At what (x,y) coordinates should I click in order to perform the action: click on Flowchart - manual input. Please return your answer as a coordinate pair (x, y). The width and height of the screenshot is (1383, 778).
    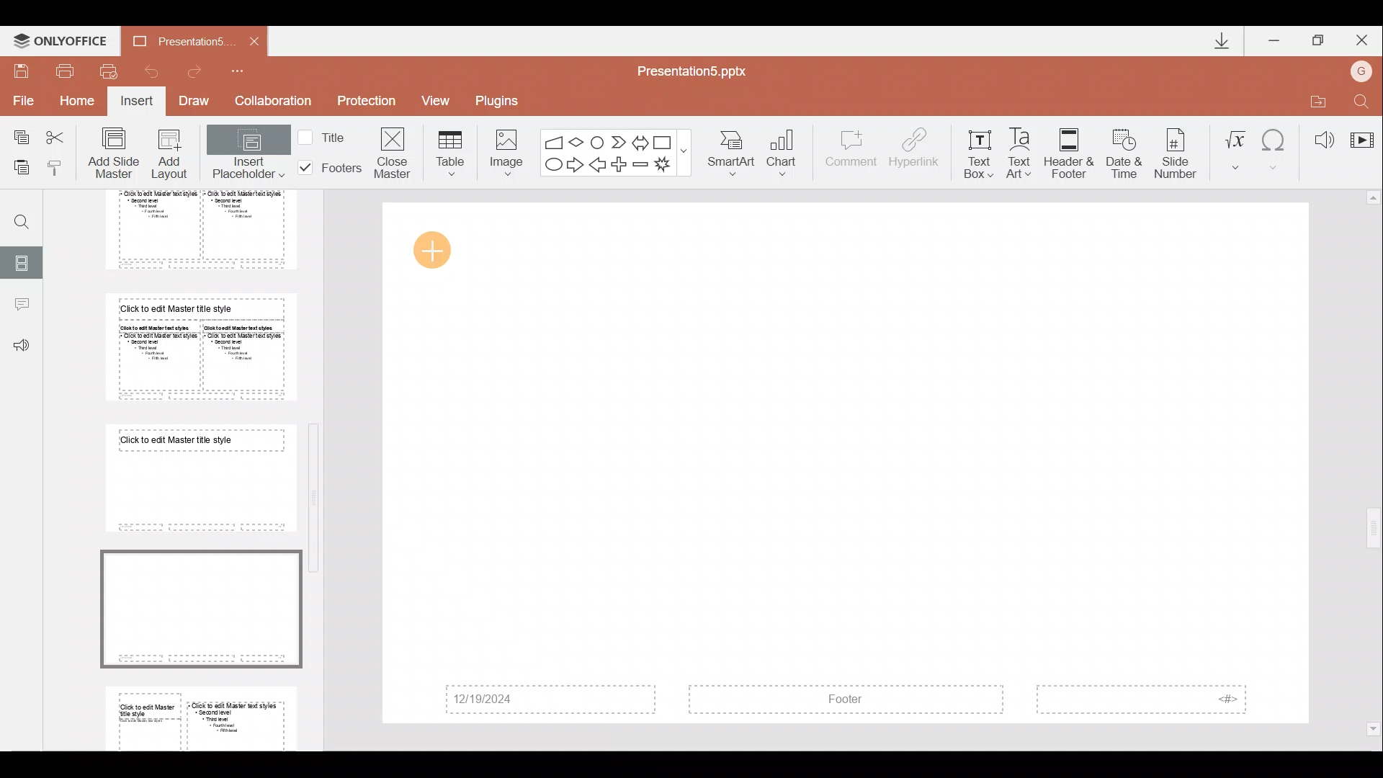
    Looking at the image, I should click on (553, 140).